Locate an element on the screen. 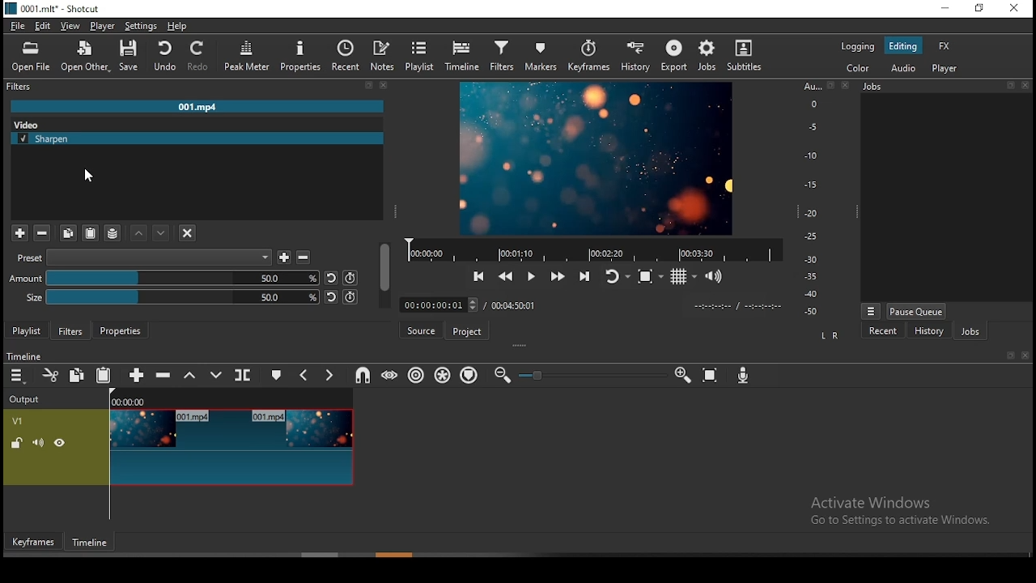 This screenshot has height=583, width=1036. keyframes is located at coordinates (588, 54).